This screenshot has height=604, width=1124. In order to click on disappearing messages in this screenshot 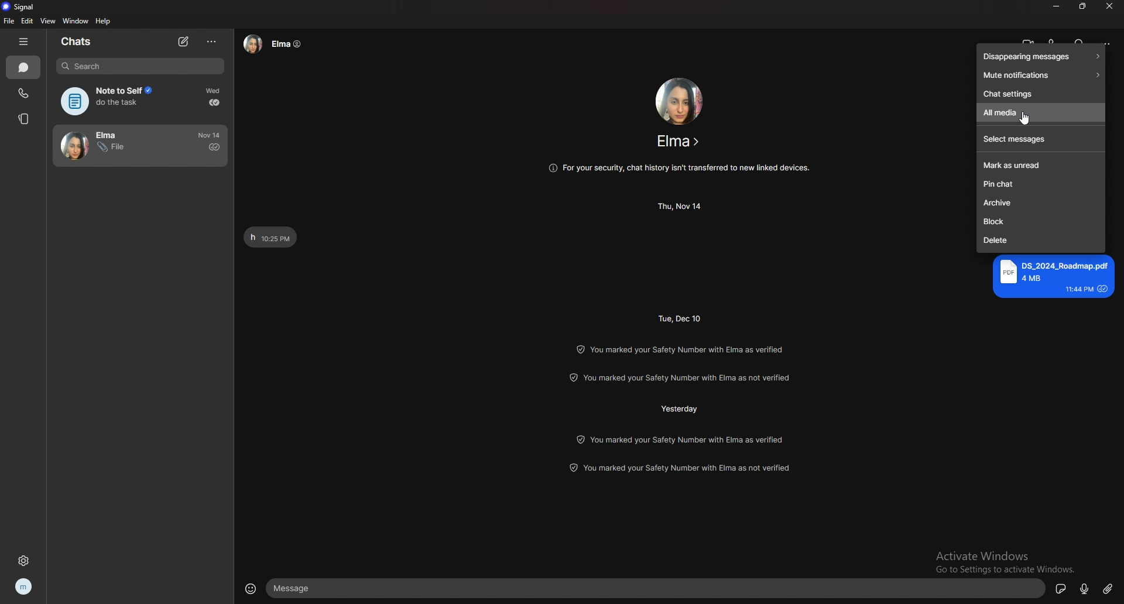, I will do `click(1040, 56)`.